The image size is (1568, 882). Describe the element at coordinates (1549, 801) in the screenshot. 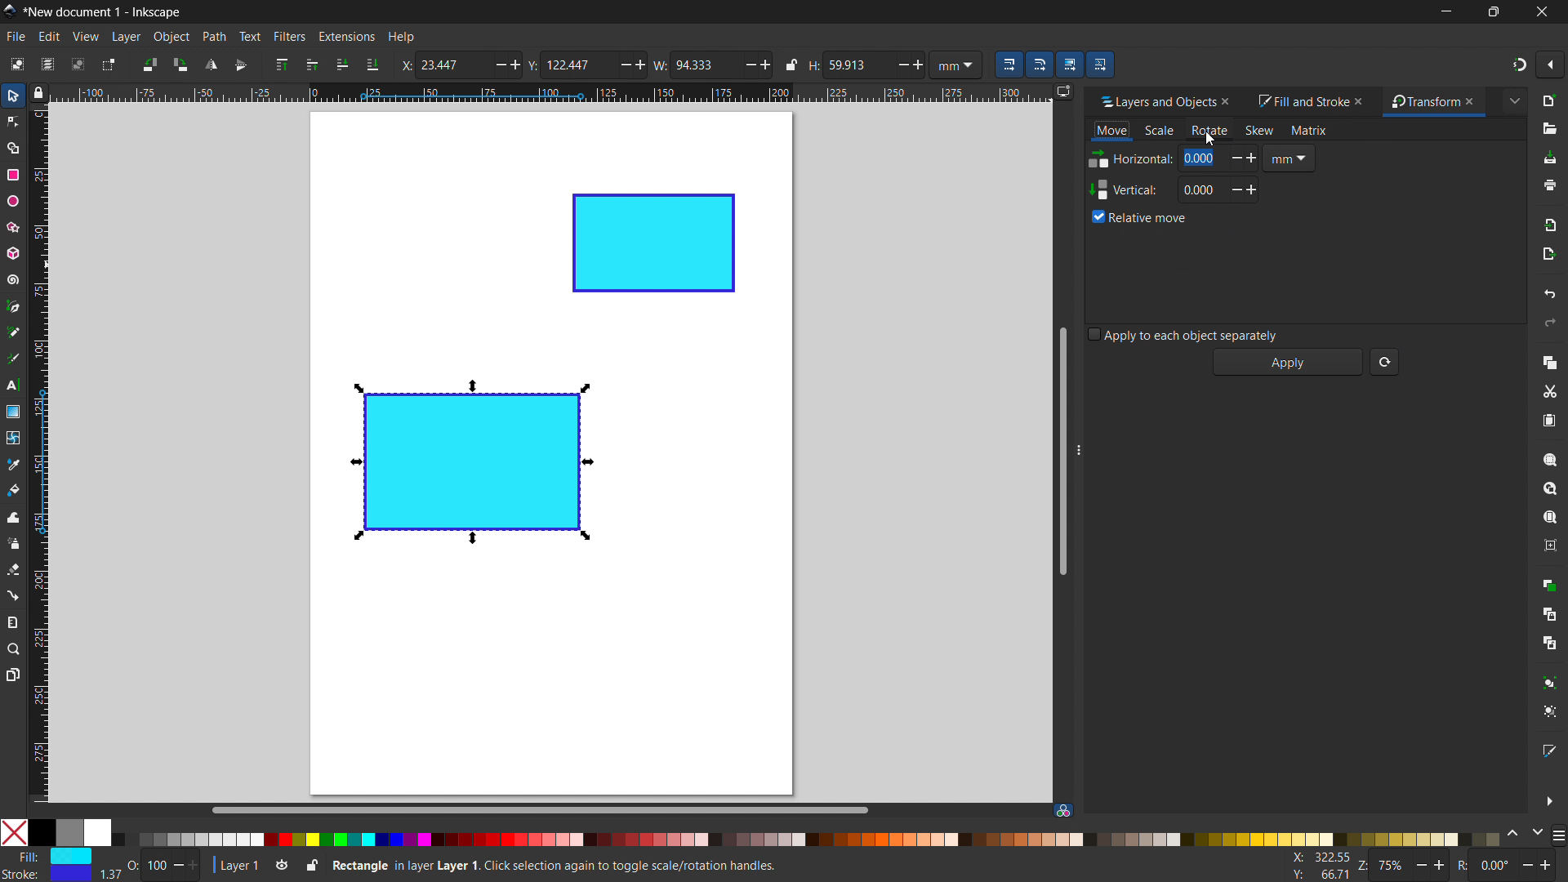

I see `more options` at that location.